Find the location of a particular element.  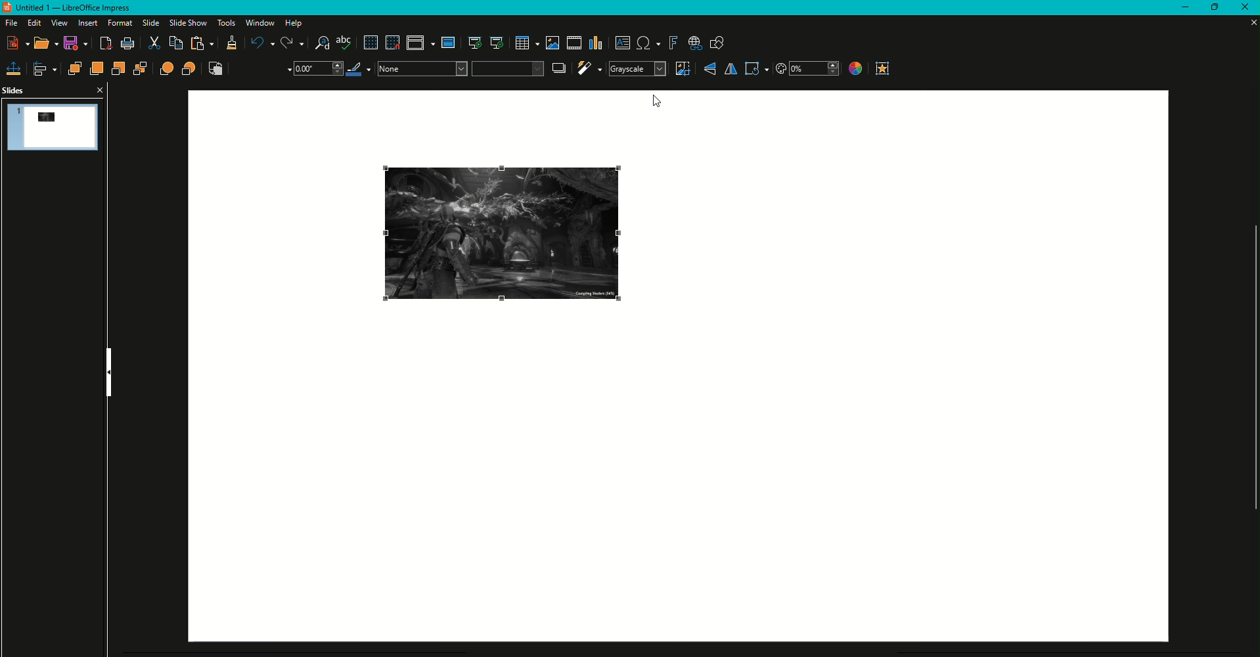

Copy is located at coordinates (175, 43).